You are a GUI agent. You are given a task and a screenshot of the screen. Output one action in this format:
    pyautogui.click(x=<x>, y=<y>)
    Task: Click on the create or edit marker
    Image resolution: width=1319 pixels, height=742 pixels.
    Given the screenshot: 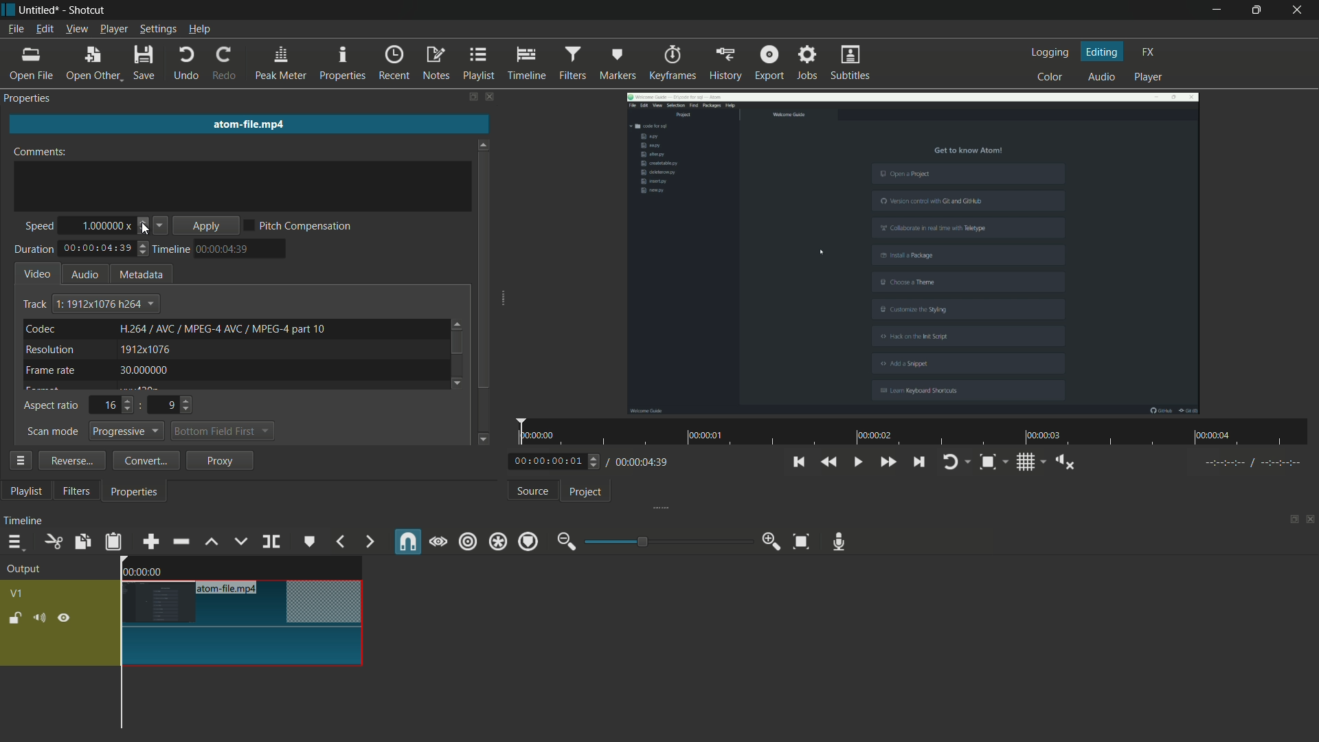 What is the action you would take?
    pyautogui.click(x=310, y=541)
    